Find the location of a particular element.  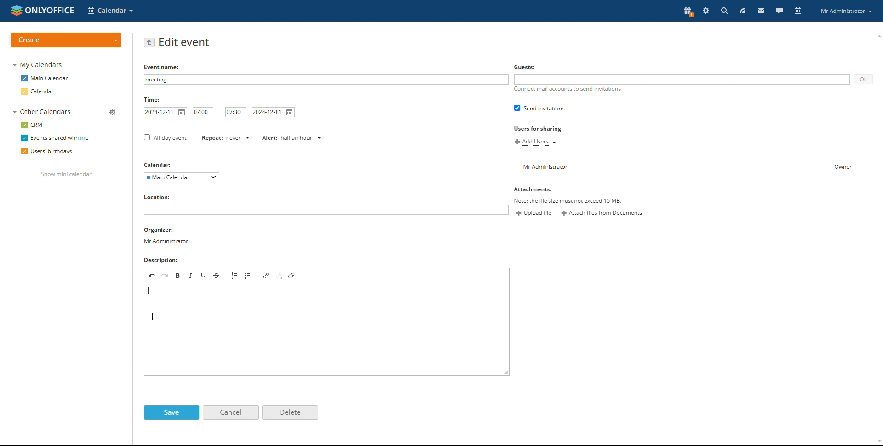

Attachments: is located at coordinates (568, 194).